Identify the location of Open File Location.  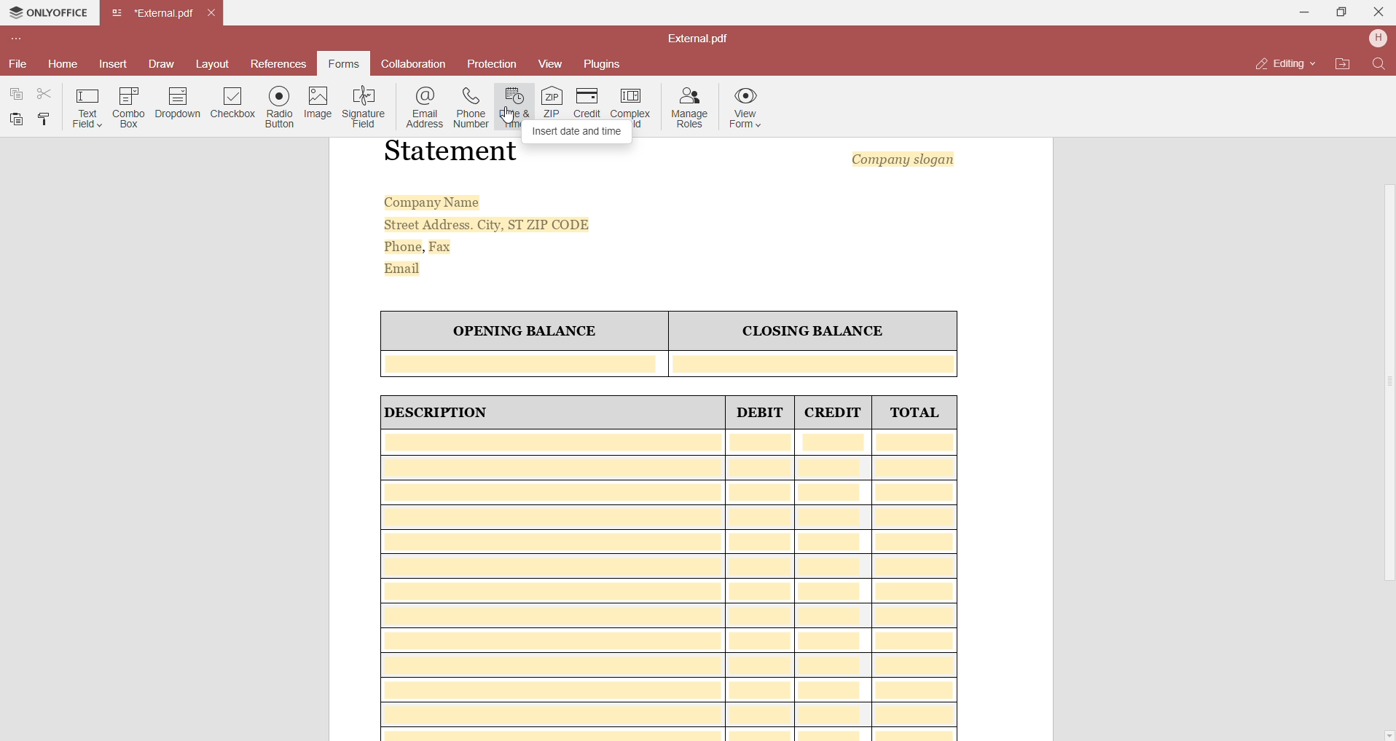
(1343, 63).